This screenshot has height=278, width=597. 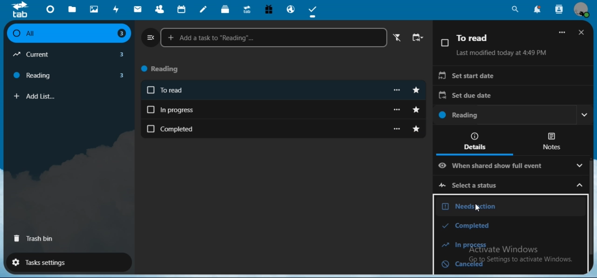 I want to click on Drop down, so click(x=581, y=185).